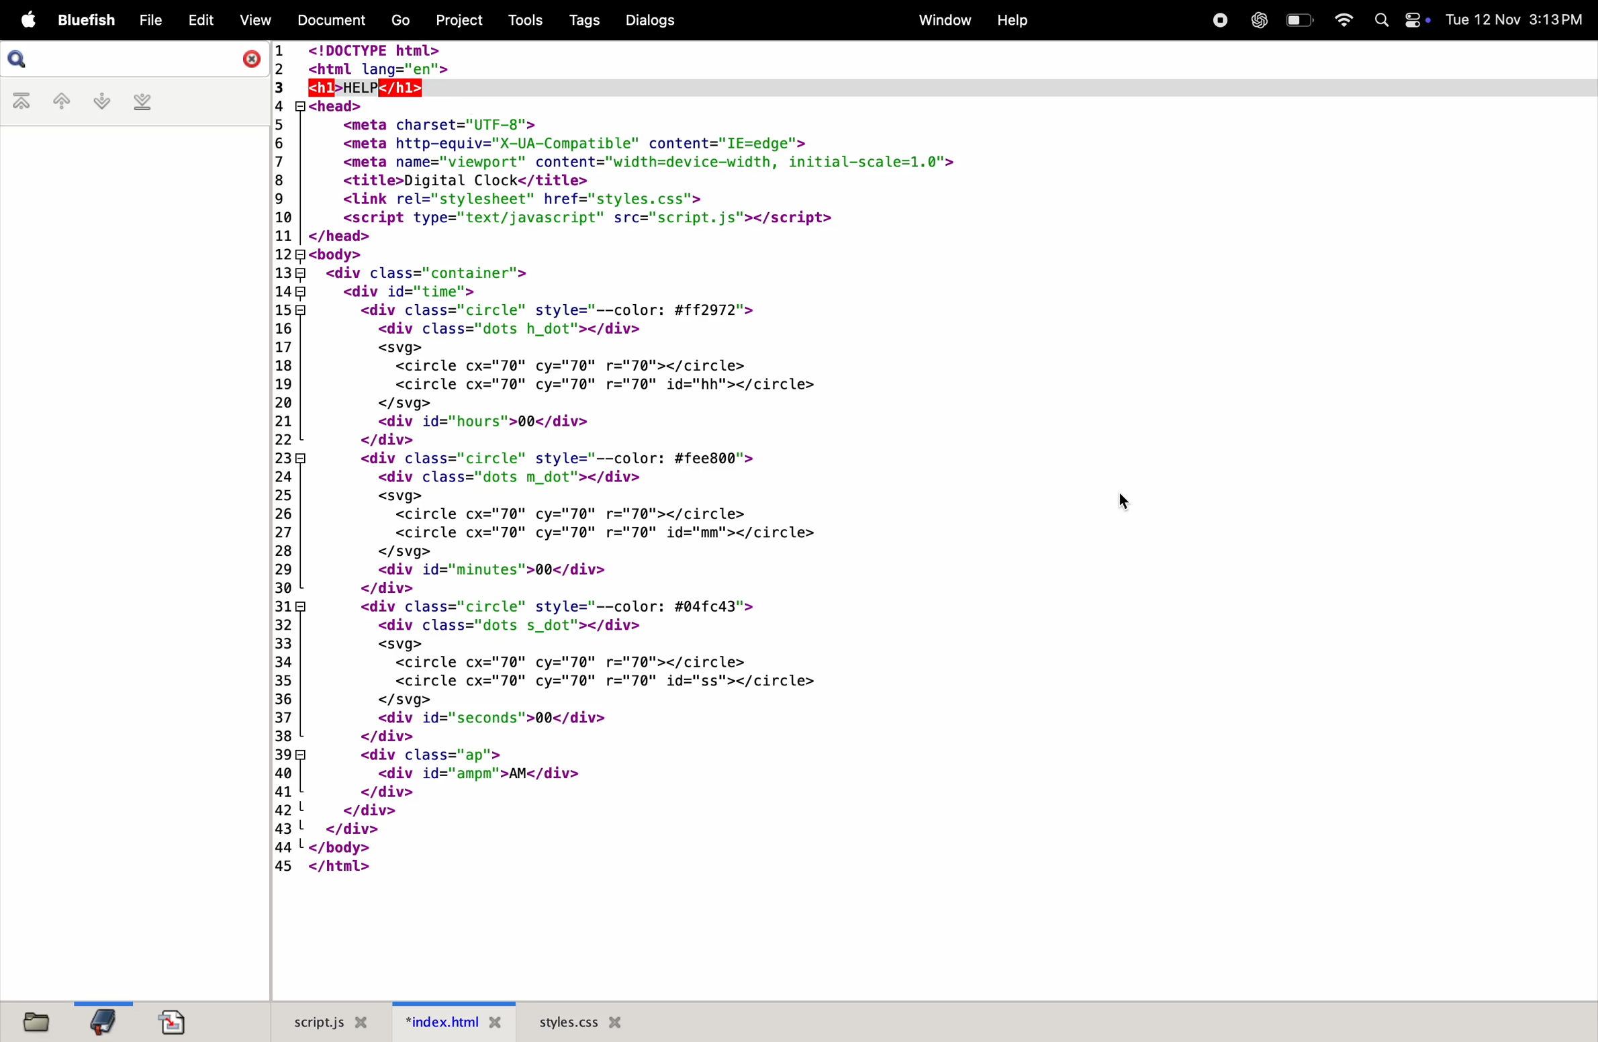 The width and height of the screenshot is (1598, 1042). Describe the element at coordinates (457, 19) in the screenshot. I see `project` at that location.